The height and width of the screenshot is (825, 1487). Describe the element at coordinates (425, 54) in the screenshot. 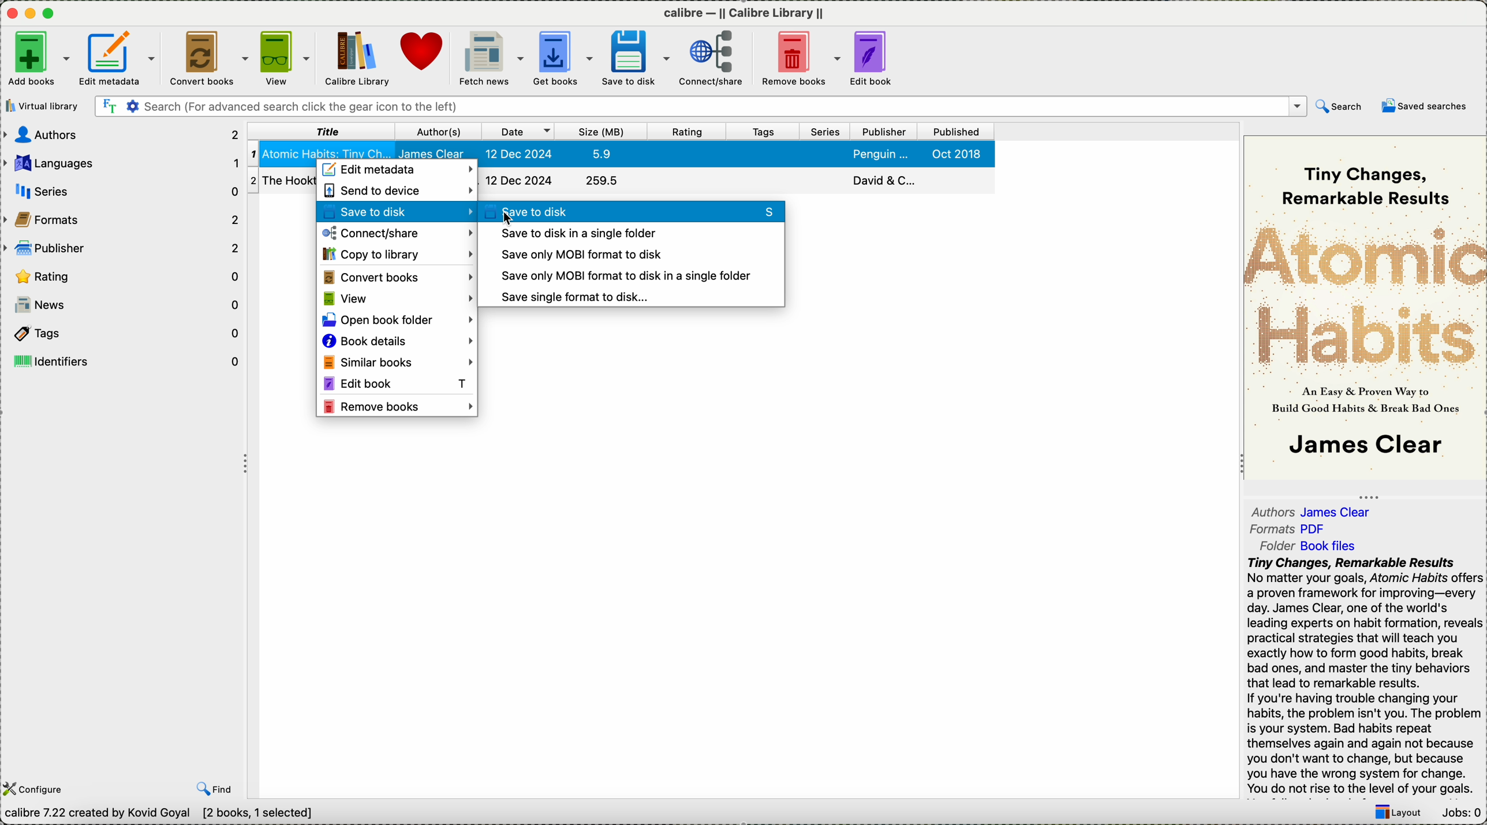

I see `donate` at that location.